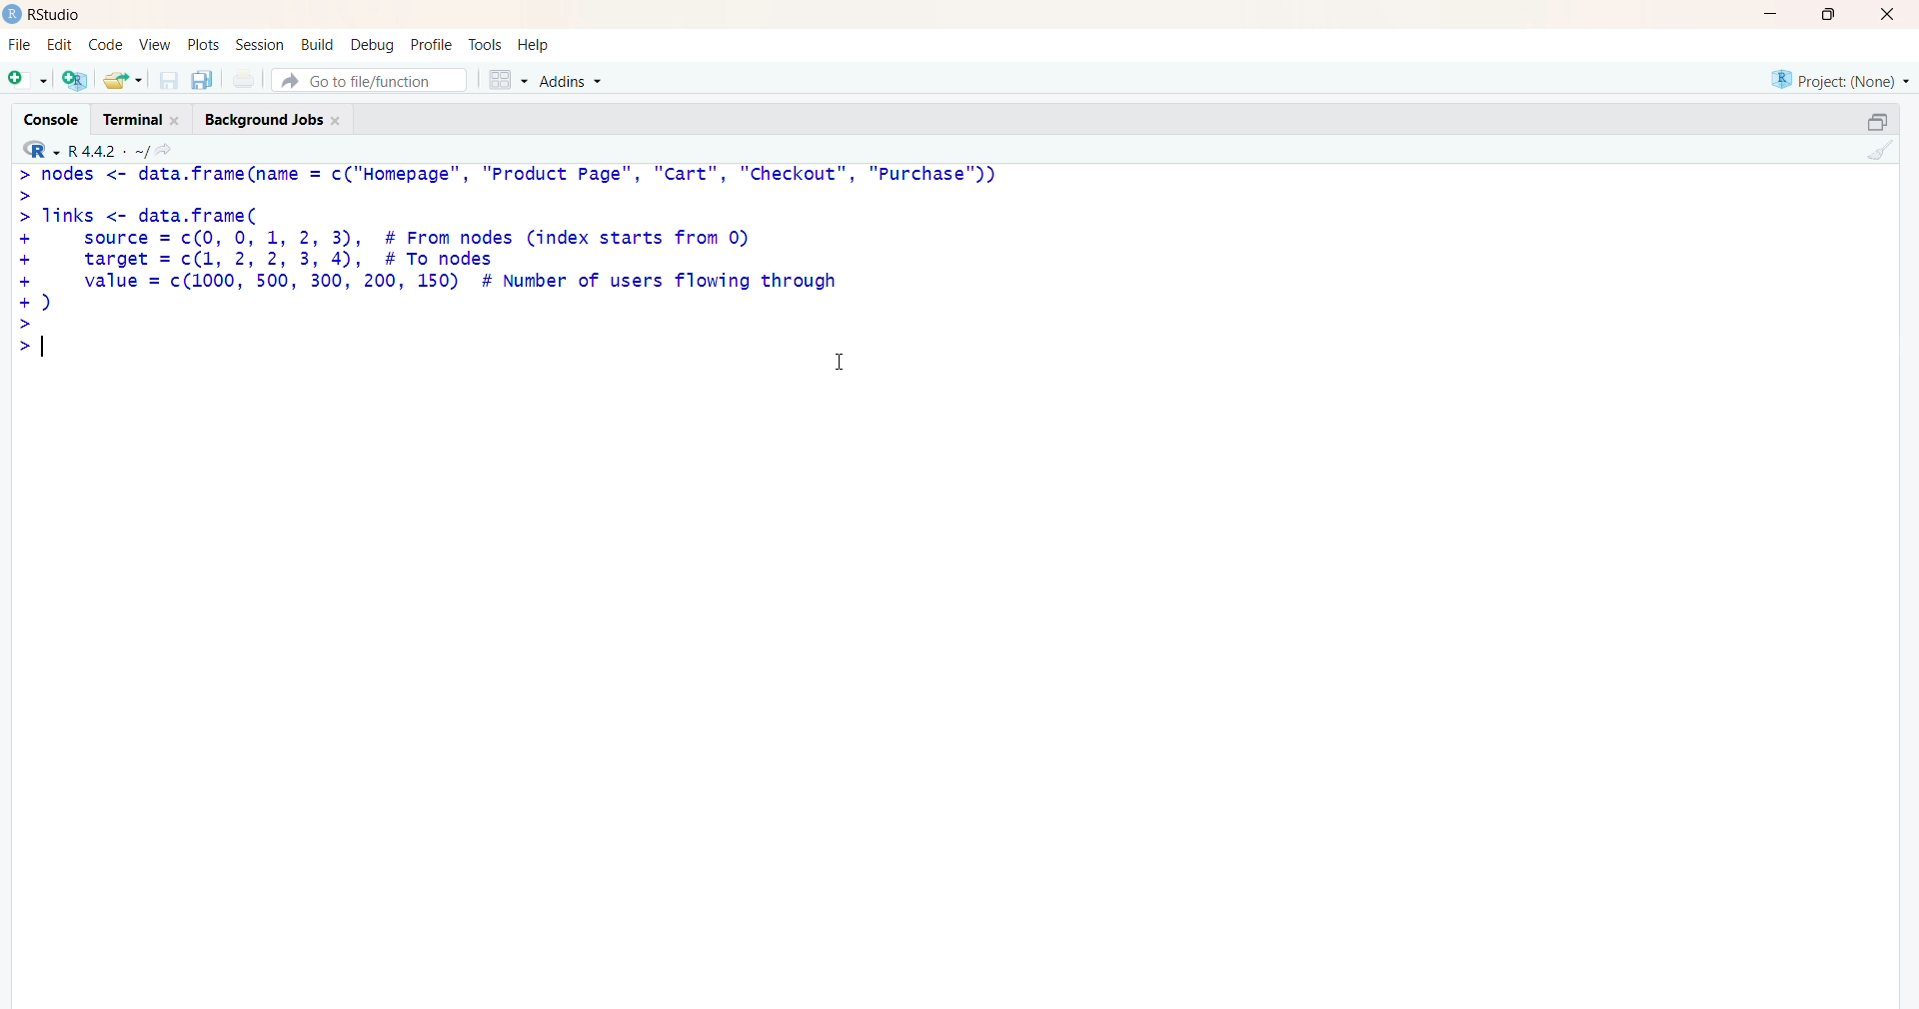  What do you see at coordinates (152, 44) in the screenshot?
I see `view` at bounding box center [152, 44].